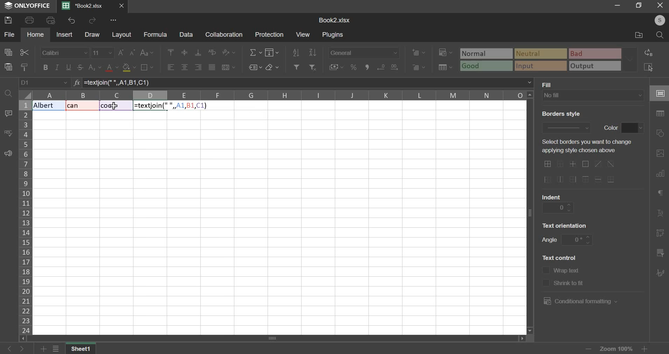 This screenshot has width=669, height=354. Describe the element at coordinates (71, 20) in the screenshot. I see `undo` at that location.